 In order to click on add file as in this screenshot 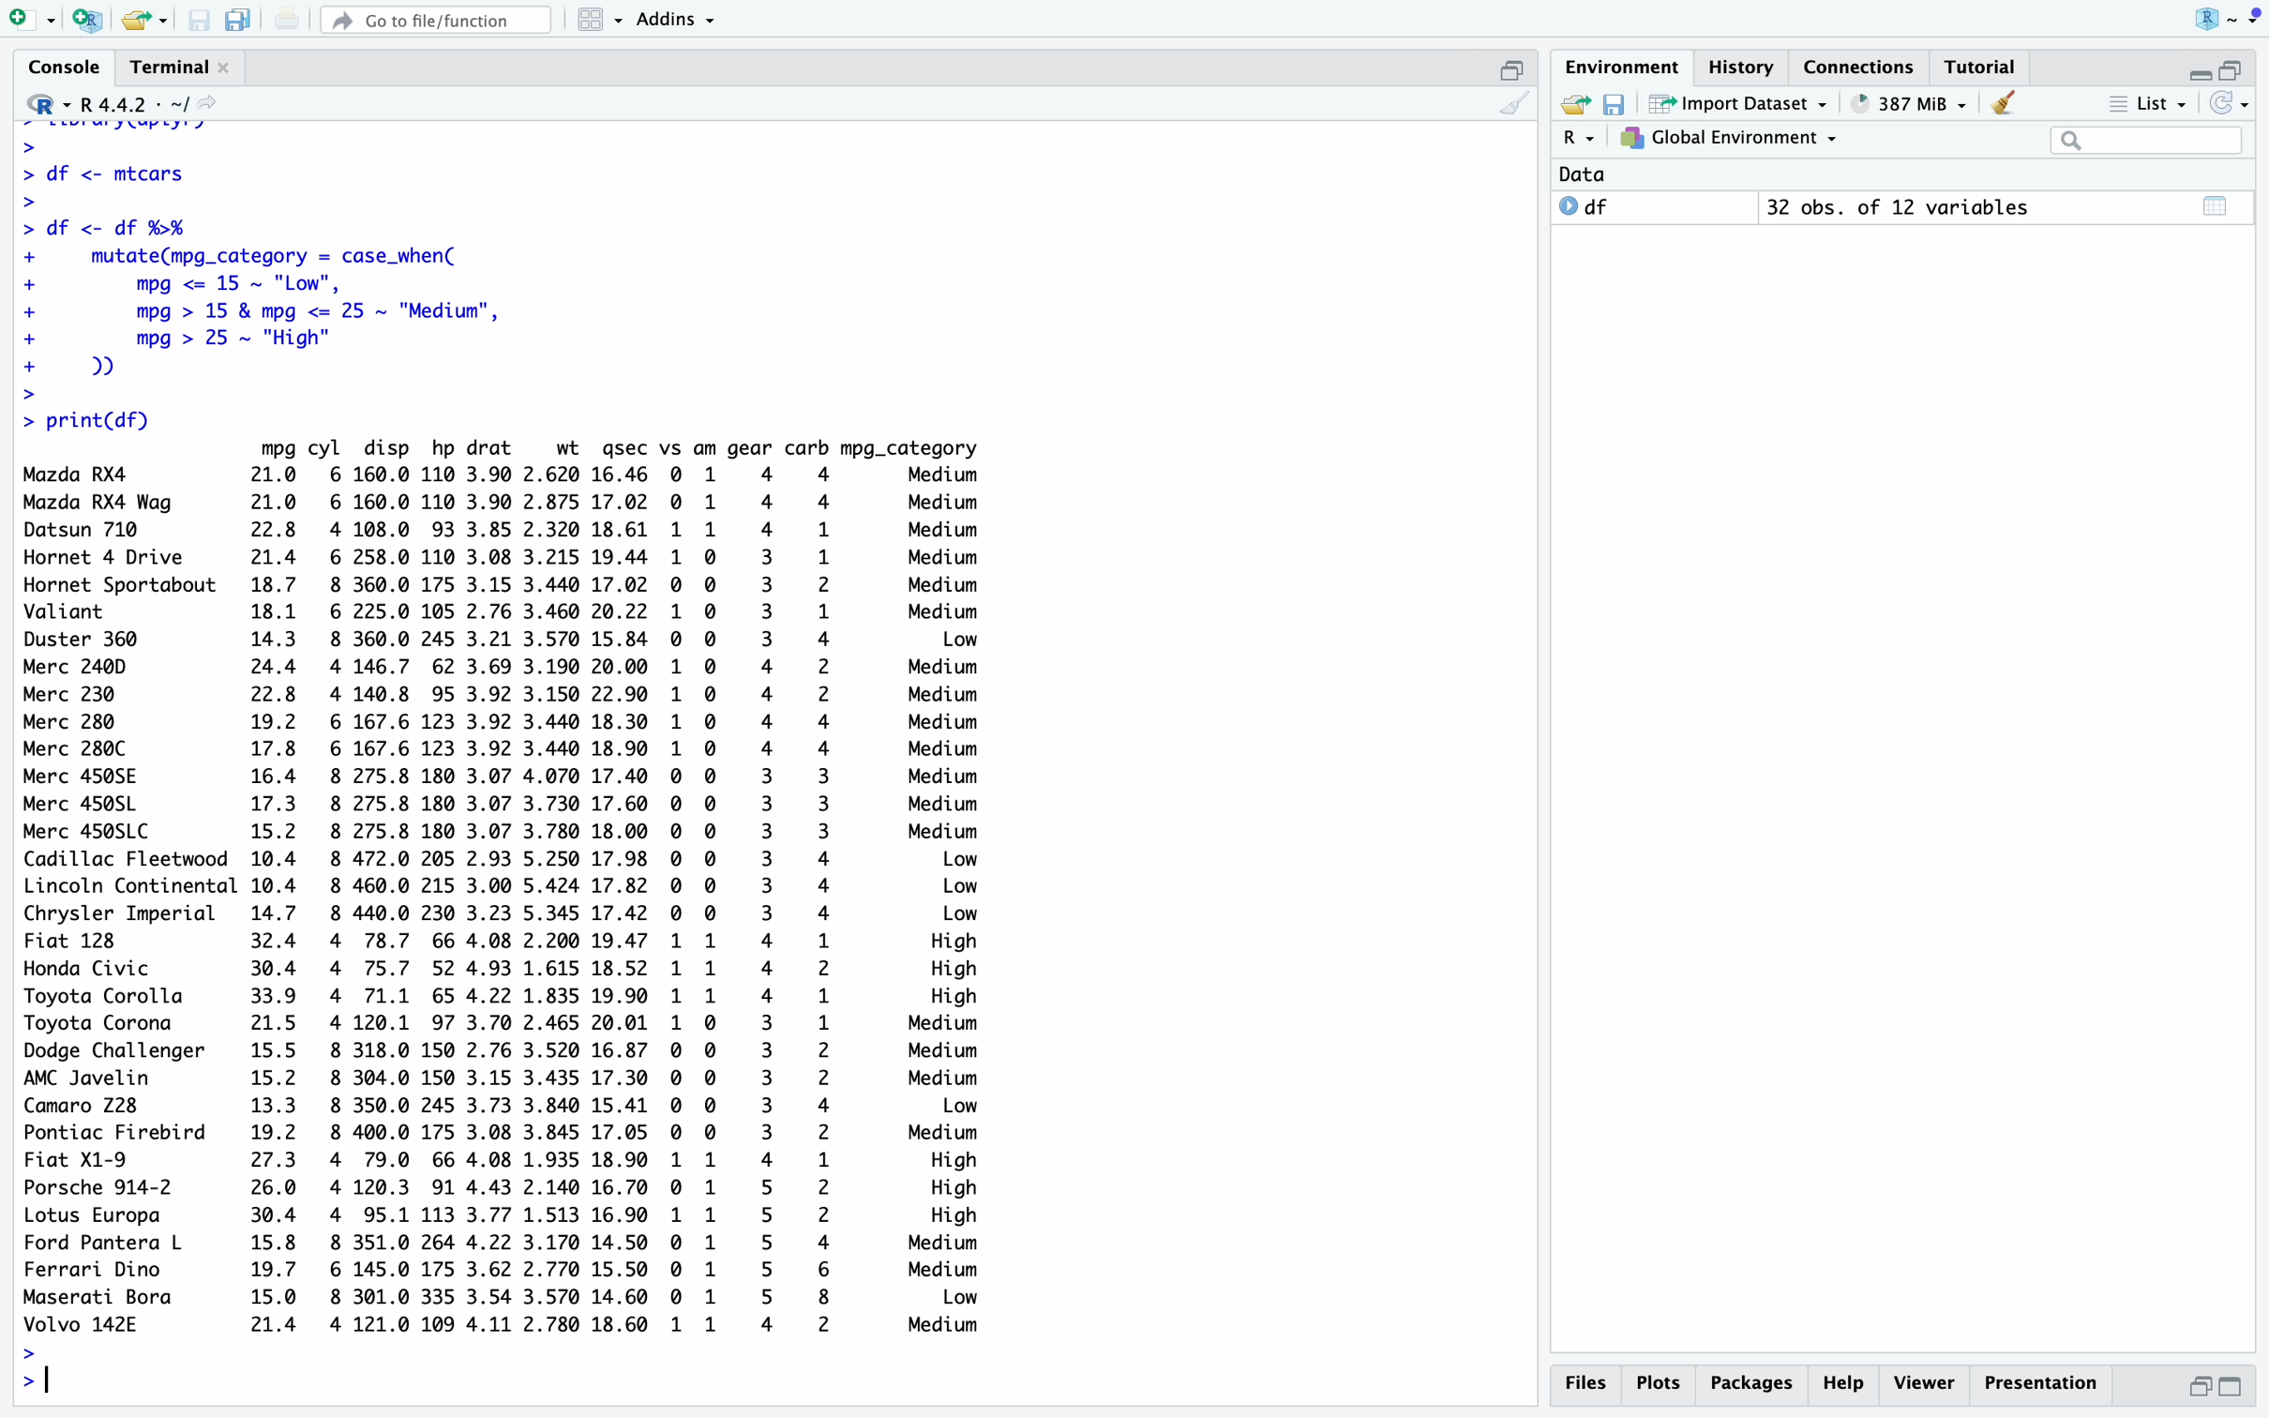, I will do `click(36, 21)`.